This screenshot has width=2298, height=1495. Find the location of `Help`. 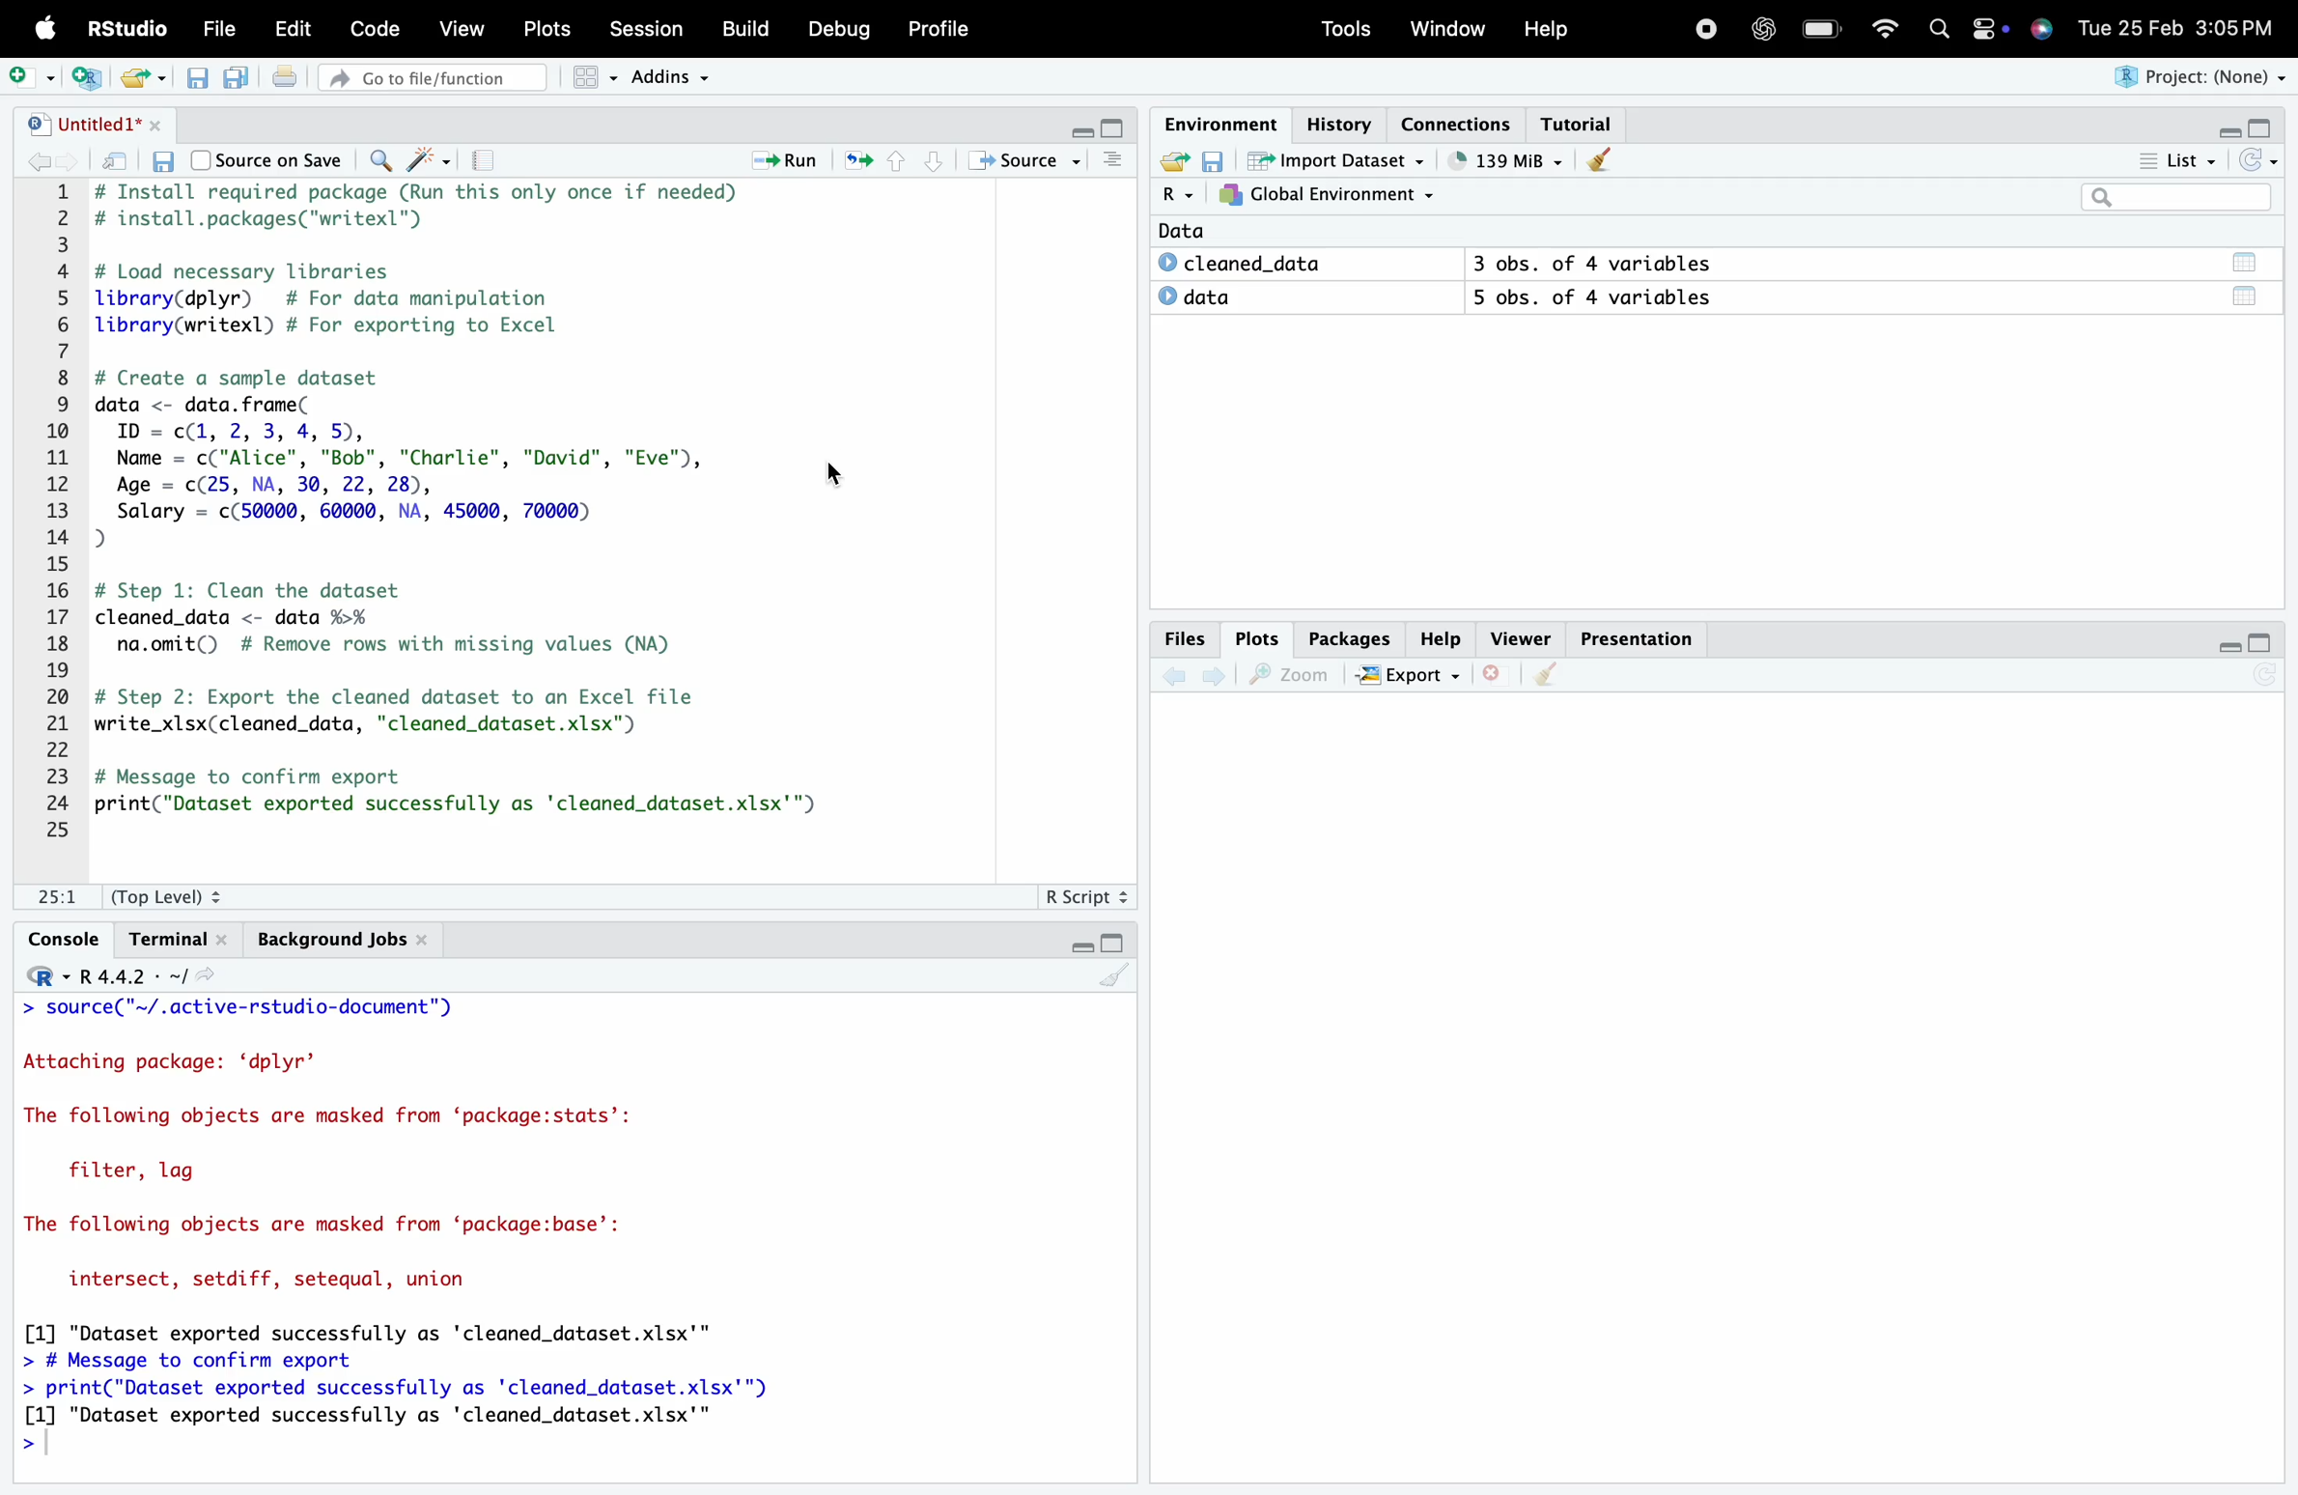

Help is located at coordinates (1444, 639).